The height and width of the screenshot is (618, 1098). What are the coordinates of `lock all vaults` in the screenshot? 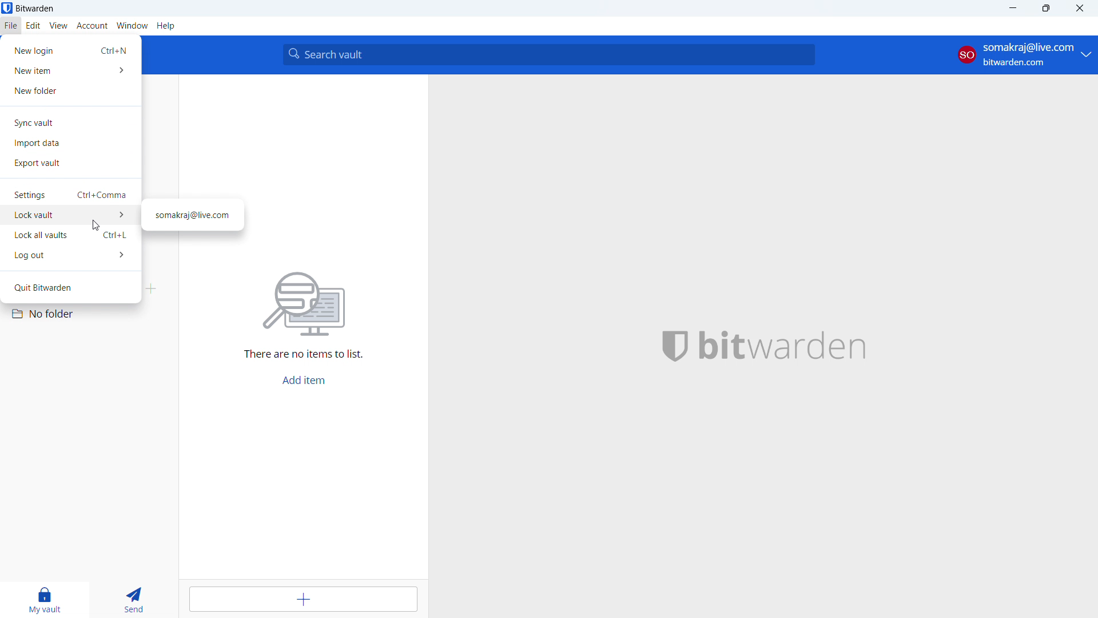 It's located at (70, 235).